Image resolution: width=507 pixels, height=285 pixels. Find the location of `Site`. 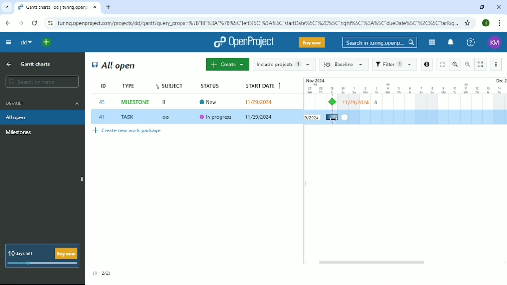

Site is located at coordinates (259, 23).